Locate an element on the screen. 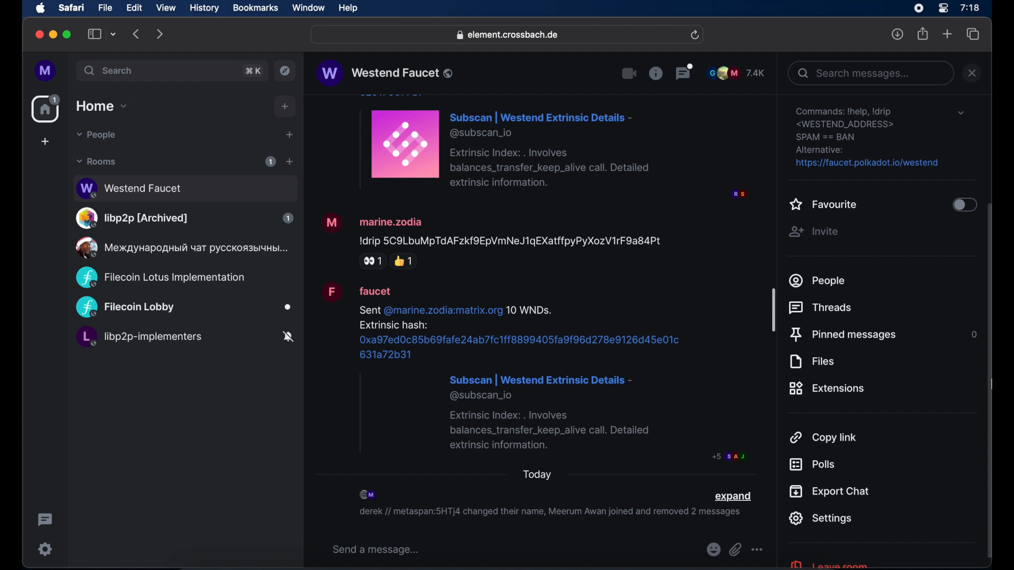  control center is located at coordinates (942, 8).